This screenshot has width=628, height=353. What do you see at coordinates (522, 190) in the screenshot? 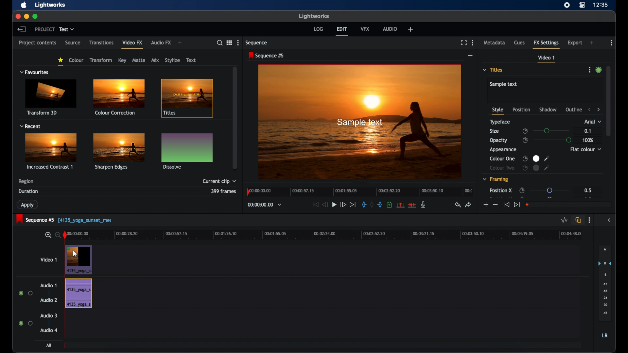
I see `enable/disable` at bounding box center [522, 190].